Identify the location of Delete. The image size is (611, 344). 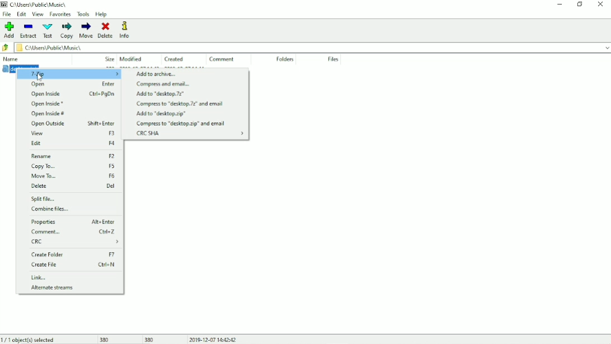
(73, 186).